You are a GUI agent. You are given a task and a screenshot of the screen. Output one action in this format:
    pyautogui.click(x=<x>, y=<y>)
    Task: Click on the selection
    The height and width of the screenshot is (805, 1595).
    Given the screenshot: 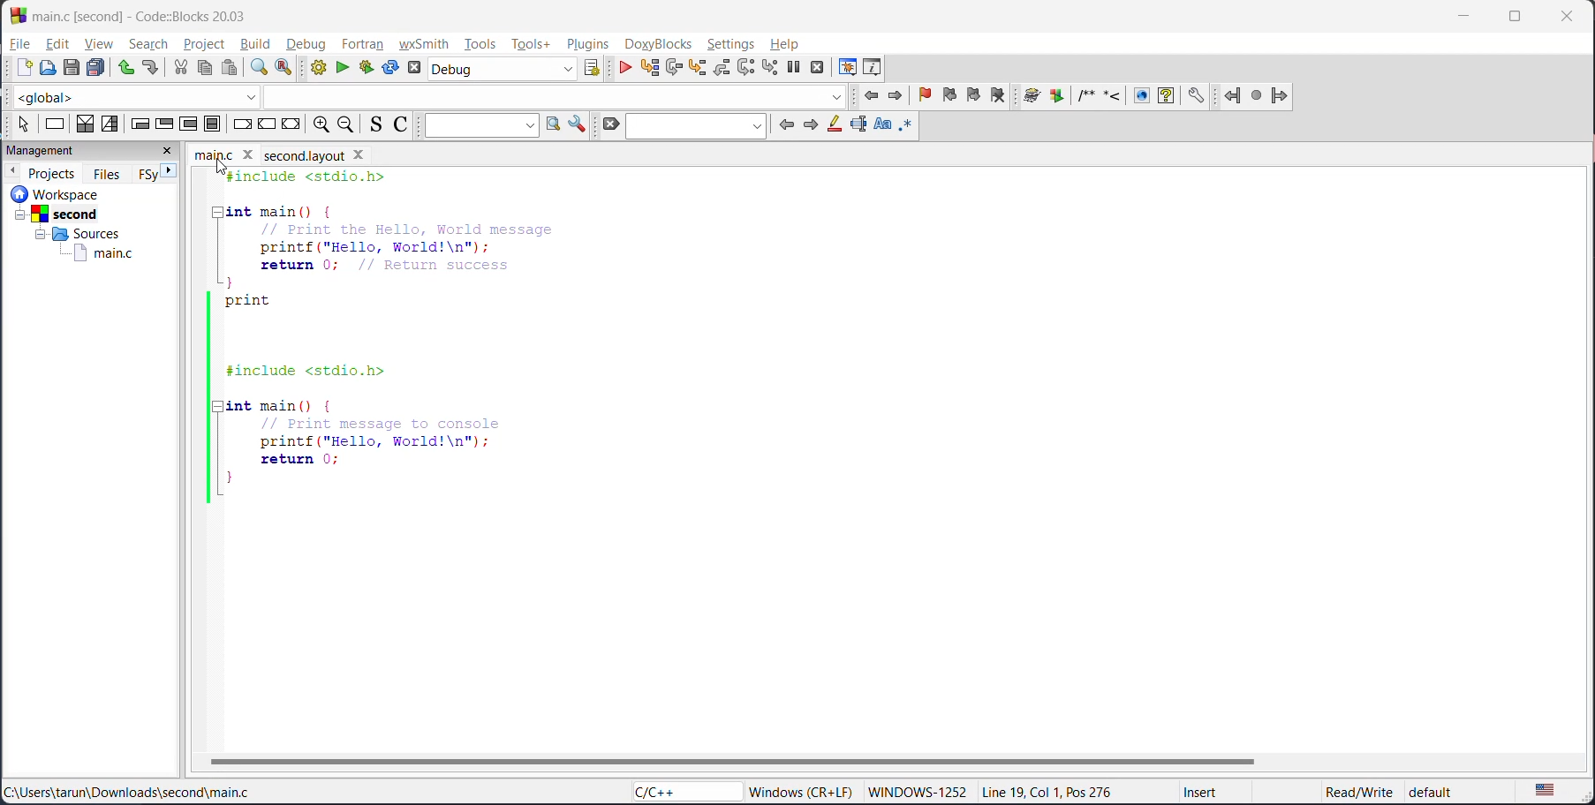 What is the action you would take?
    pyautogui.click(x=110, y=124)
    